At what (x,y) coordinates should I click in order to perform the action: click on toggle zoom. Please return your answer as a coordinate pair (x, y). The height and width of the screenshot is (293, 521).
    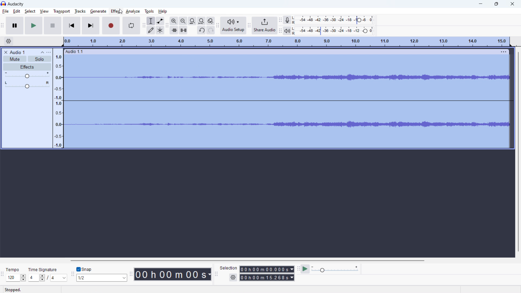
    Looking at the image, I should click on (211, 21).